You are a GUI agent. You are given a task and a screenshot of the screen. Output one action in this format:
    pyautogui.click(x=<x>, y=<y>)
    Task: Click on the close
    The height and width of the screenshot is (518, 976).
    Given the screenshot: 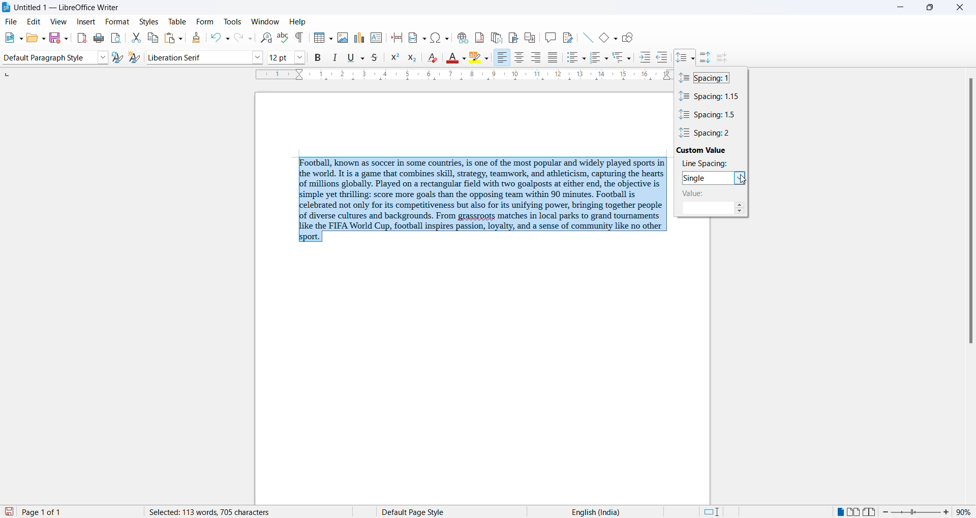 What is the action you would take?
    pyautogui.click(x=961, y=8)
    